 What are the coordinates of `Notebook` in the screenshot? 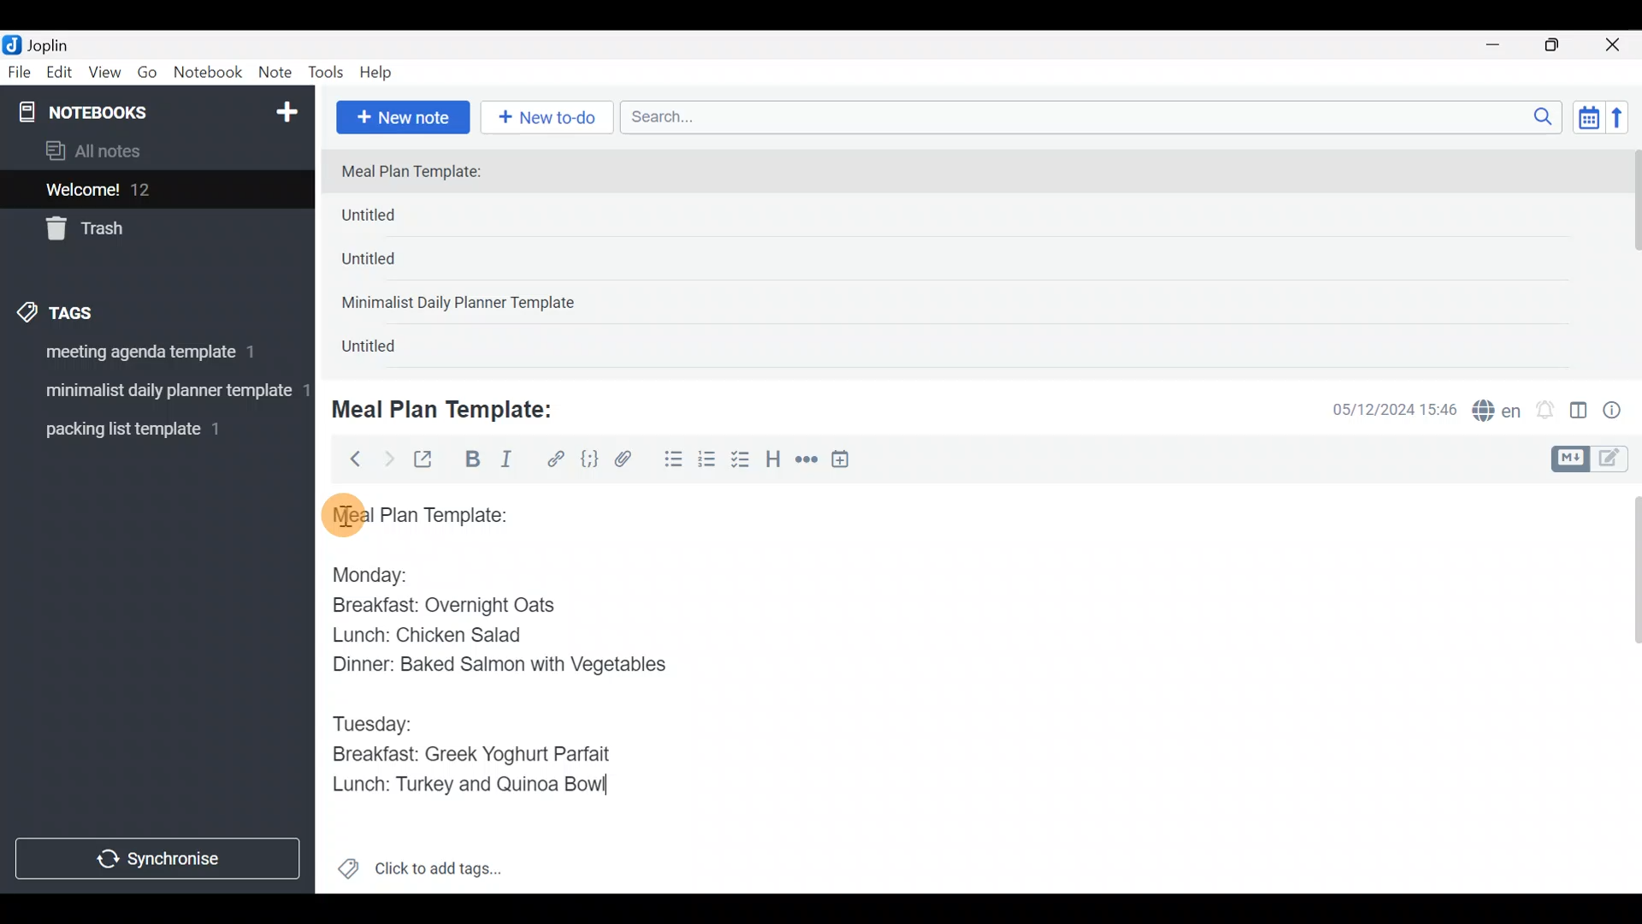 It's located at (209, 73).